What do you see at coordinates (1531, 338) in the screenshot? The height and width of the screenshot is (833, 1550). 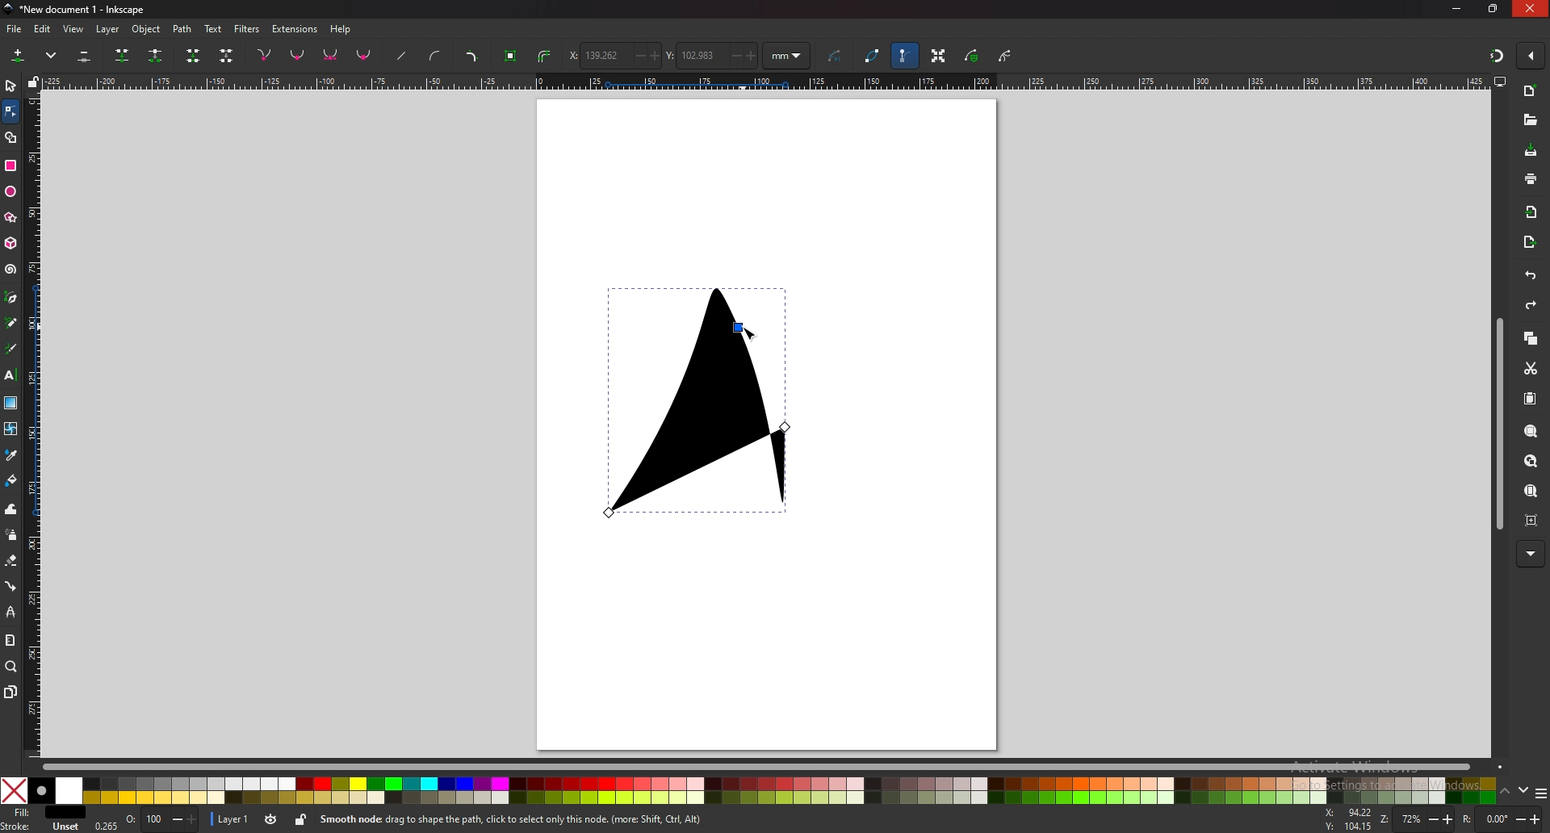 I see `copy` at bounding box center [1531, 338].